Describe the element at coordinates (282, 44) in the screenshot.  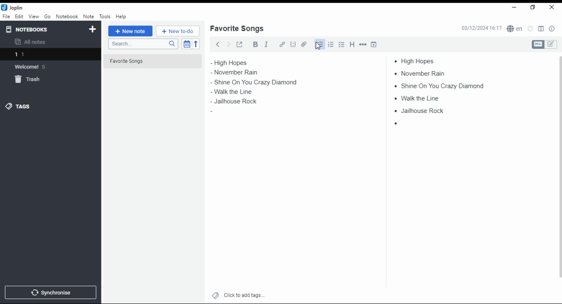
I see `hyperlink` at that location.